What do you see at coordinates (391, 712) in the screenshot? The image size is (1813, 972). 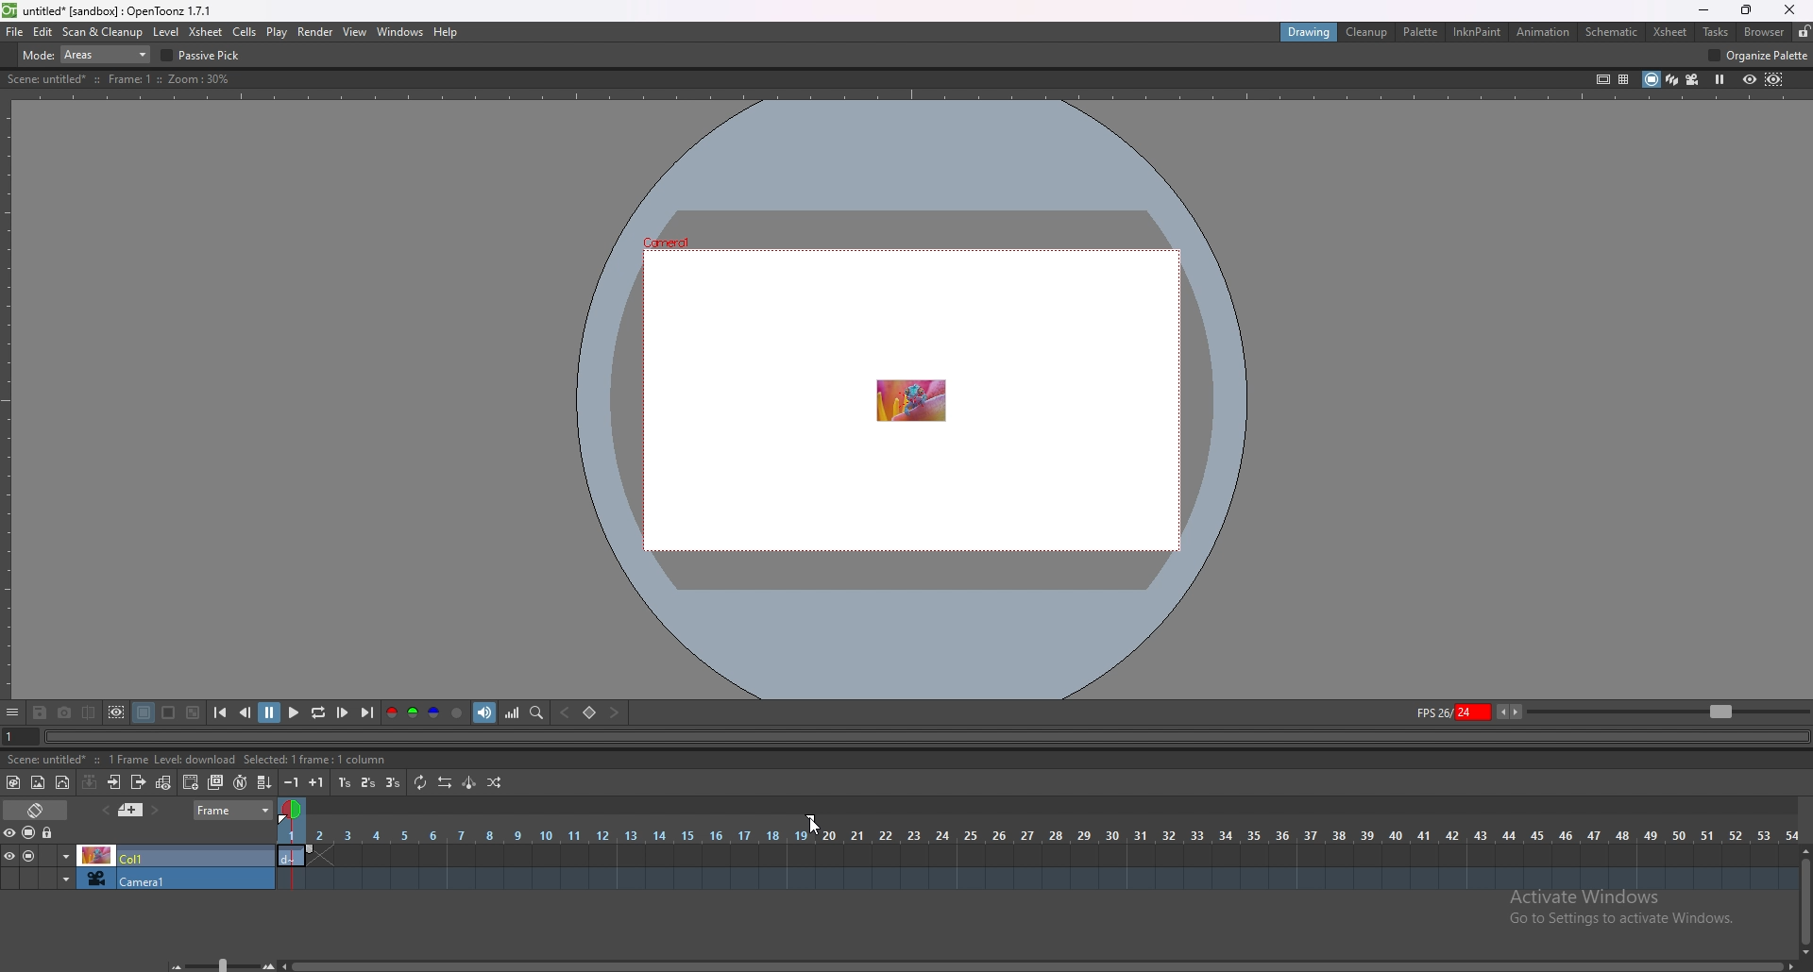 I see `red channel` at bounding box center [391, 712].